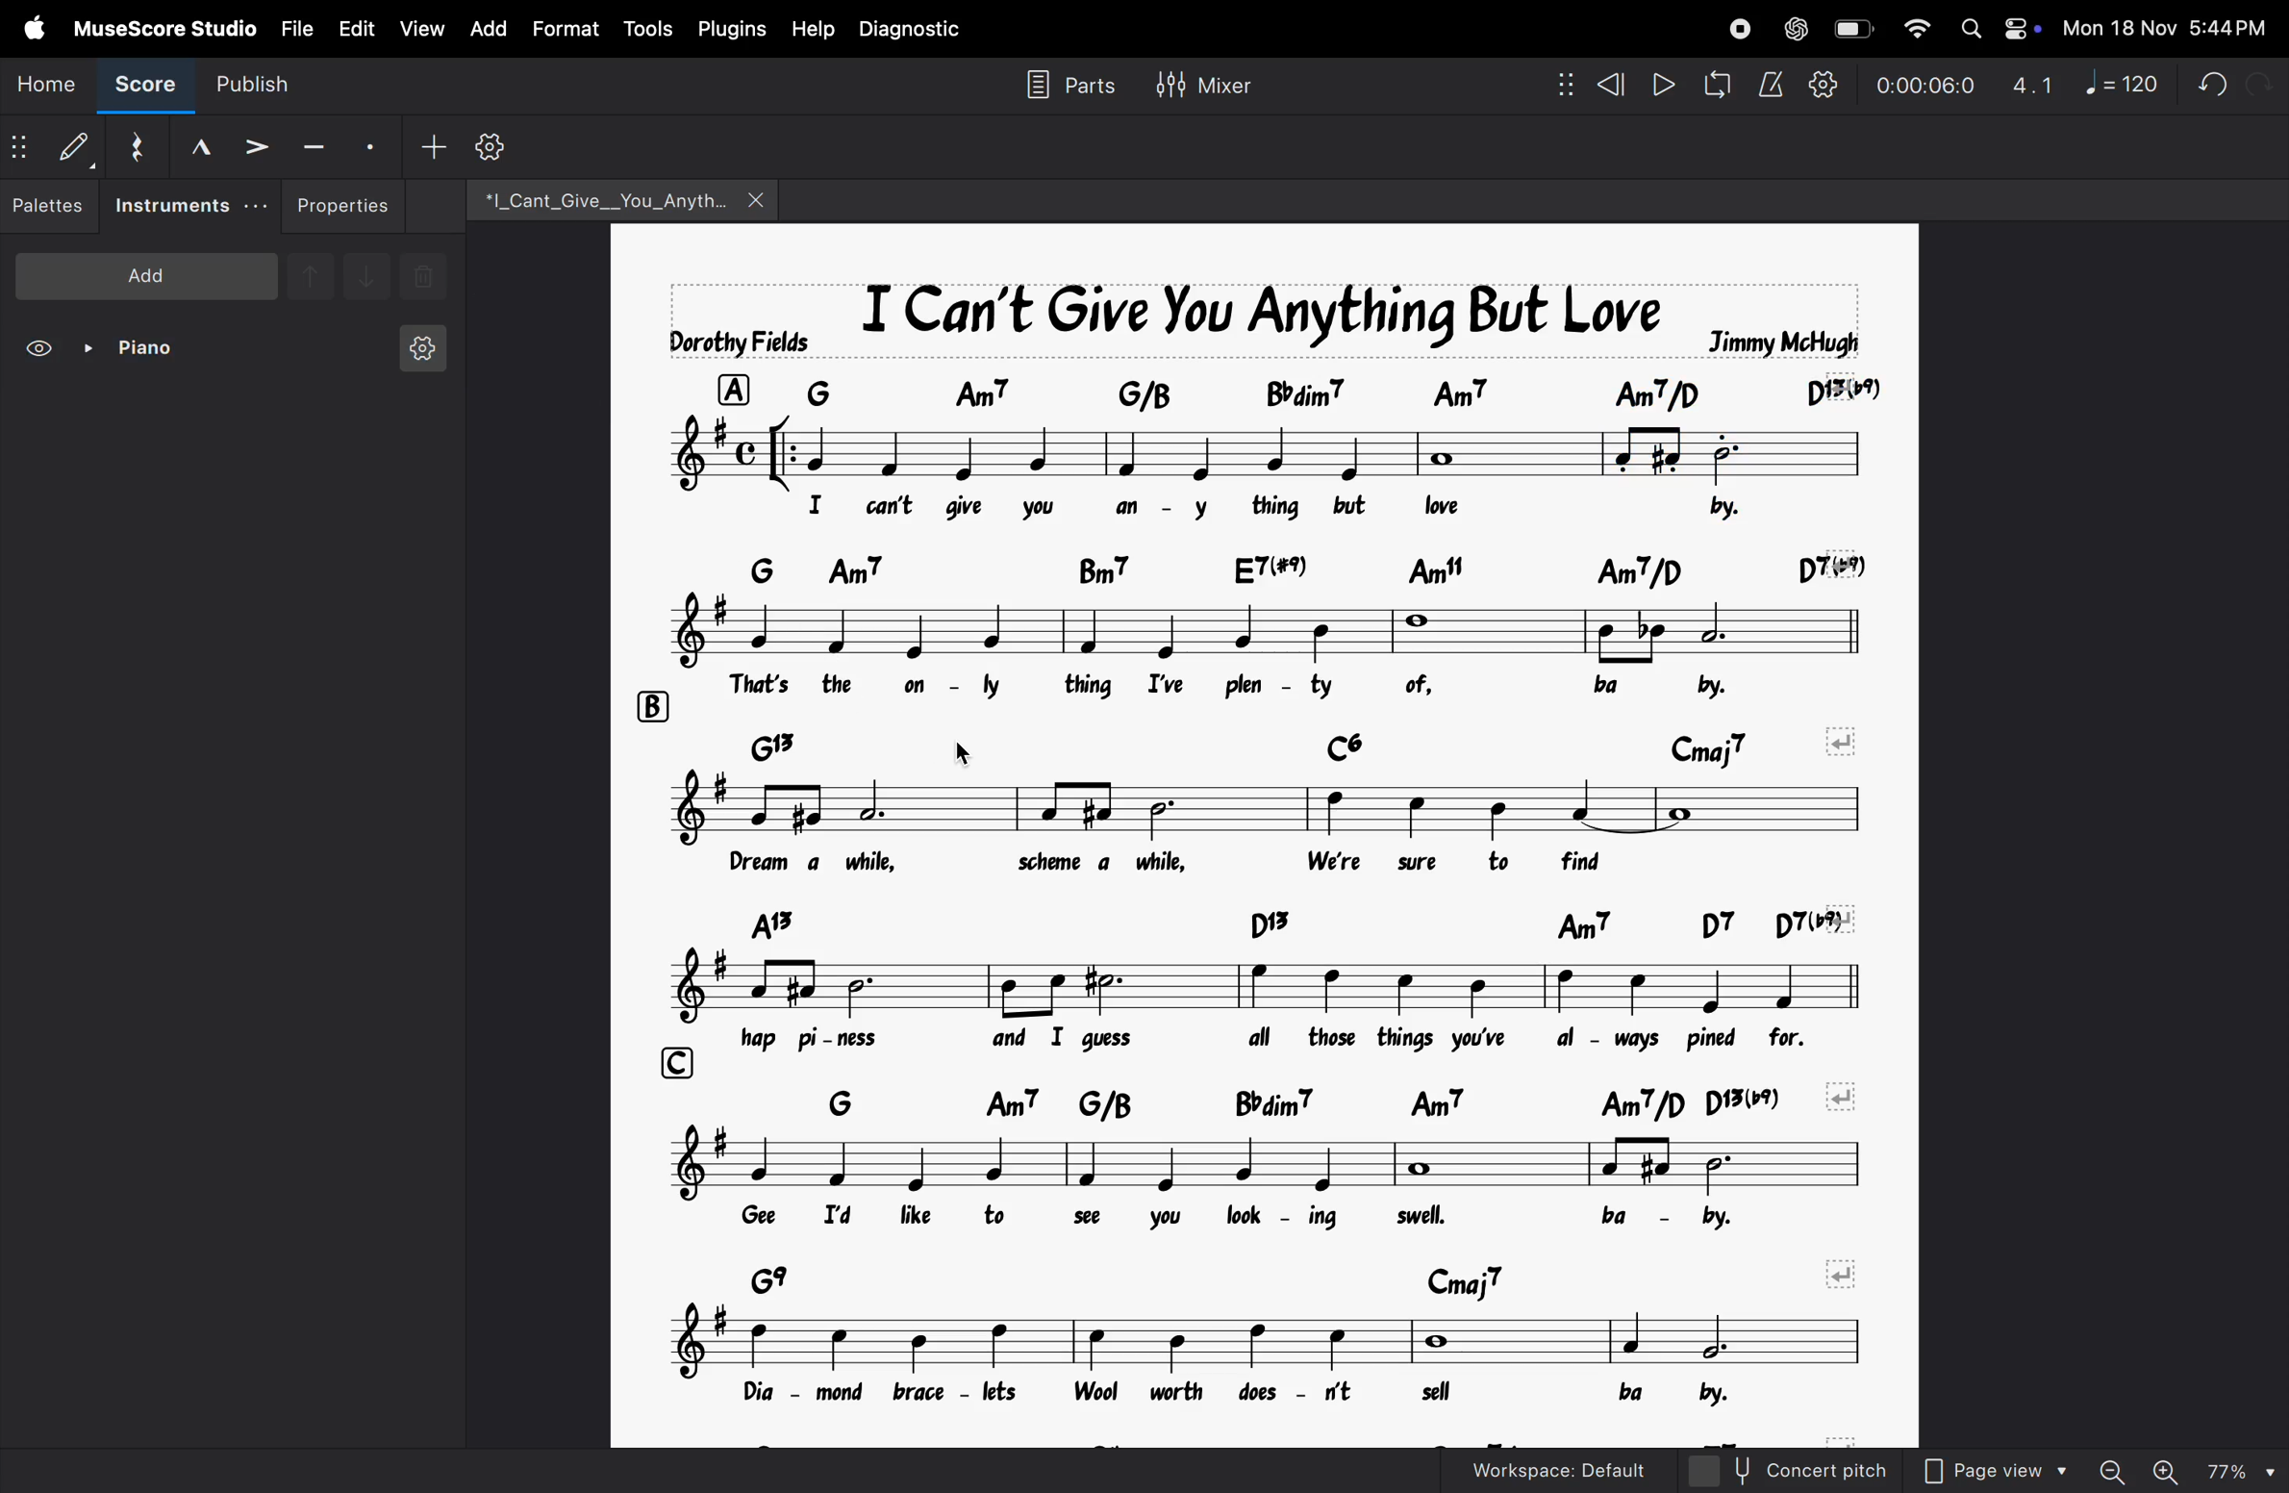 Image resolution: width=2289 pixels, height=1493 pixels. I want to click on apple menu, so click(32, 30).